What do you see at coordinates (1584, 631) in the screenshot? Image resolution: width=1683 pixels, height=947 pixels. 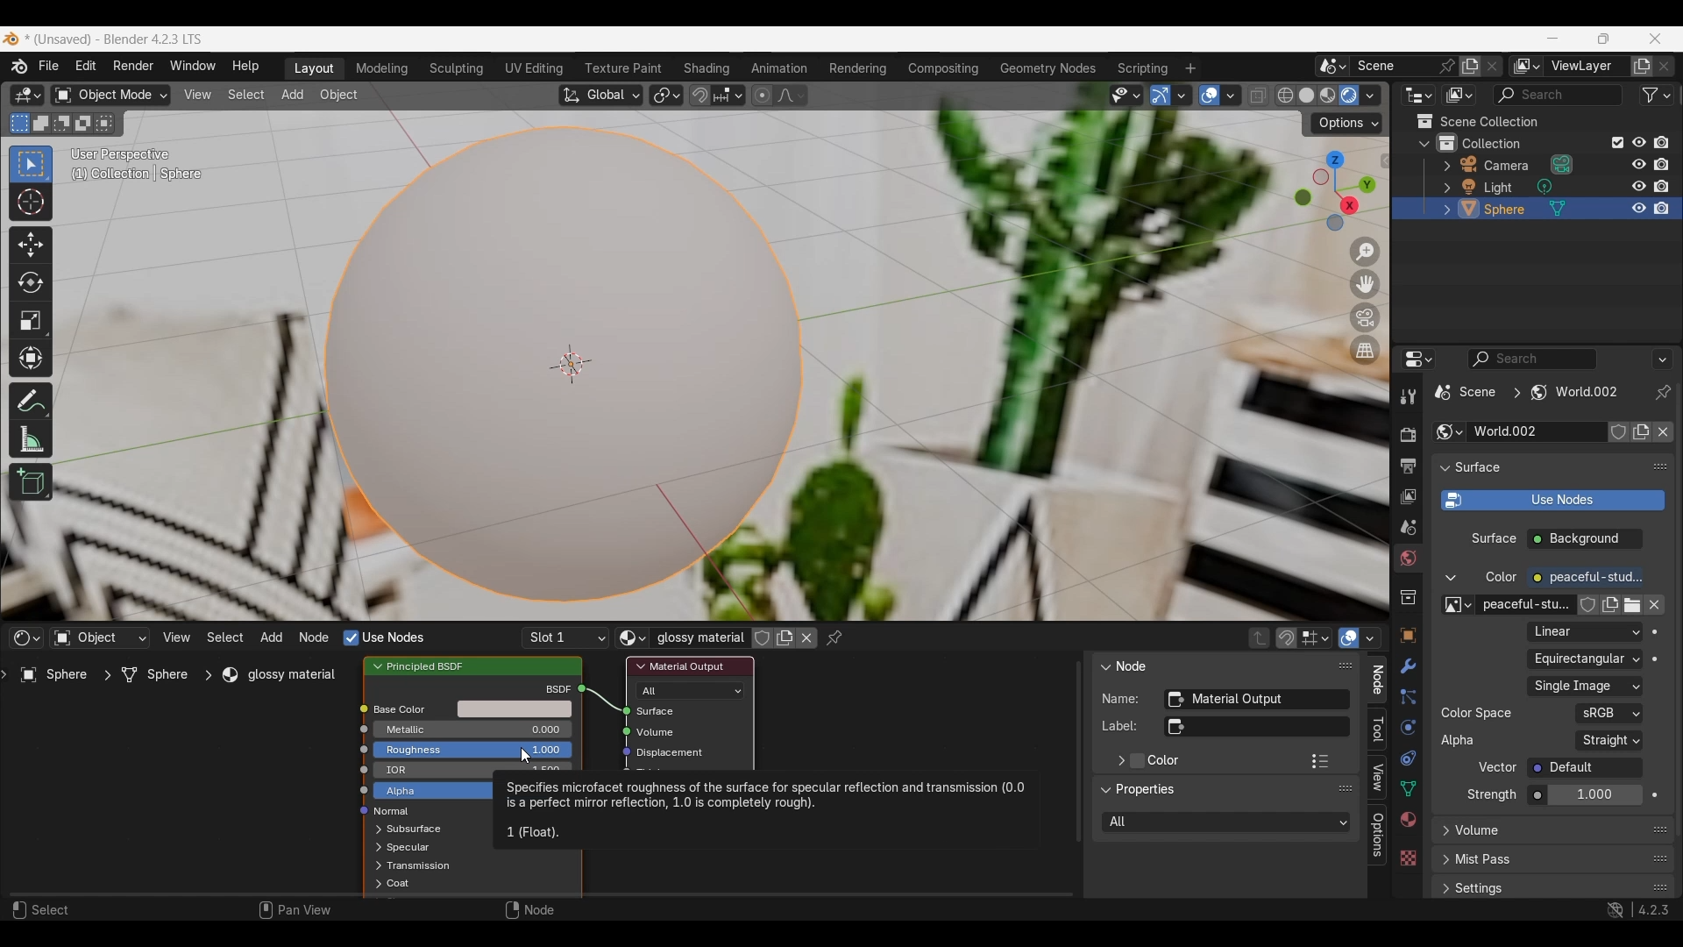 I see `Texture interpolation` at bounding box center [1584, 631].